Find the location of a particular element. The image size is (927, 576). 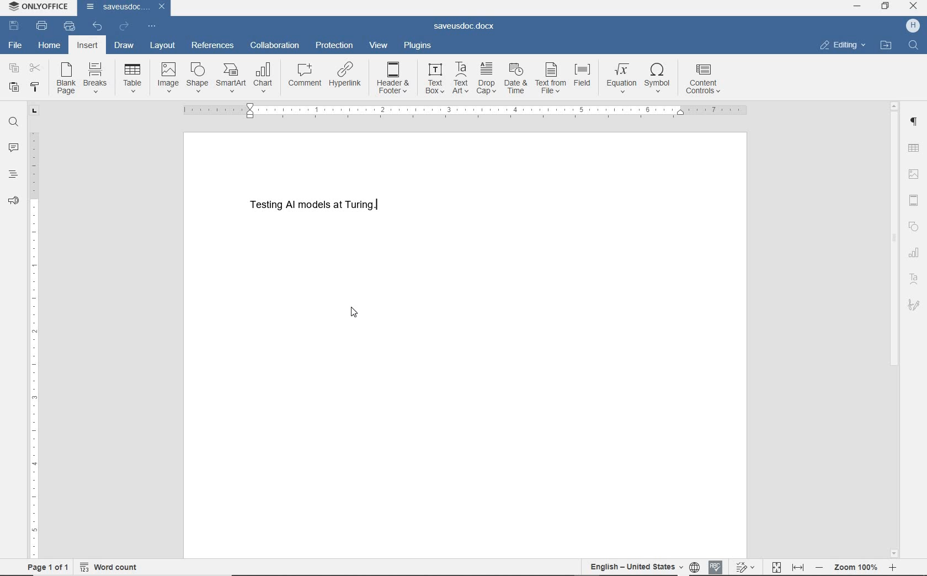

content controls is located at coordinates (705, 80).